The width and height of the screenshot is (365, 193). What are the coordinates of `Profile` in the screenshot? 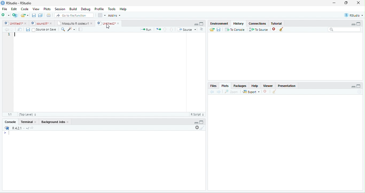 It's located at (100, 9).